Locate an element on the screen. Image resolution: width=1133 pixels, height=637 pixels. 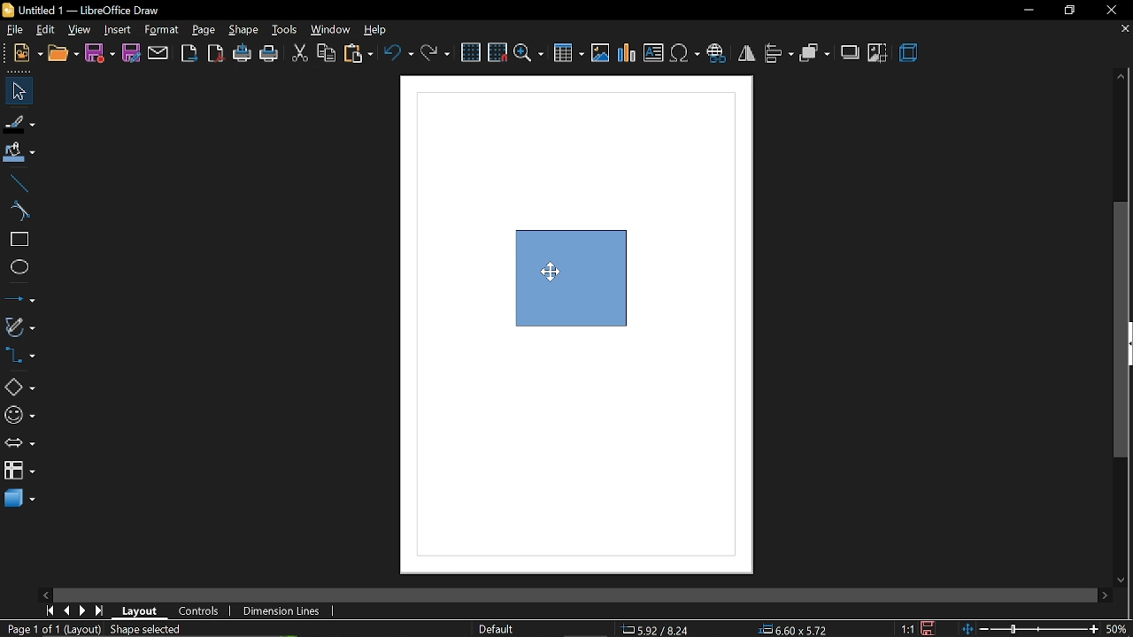
Rectangle is located at coordinates (560, 320).